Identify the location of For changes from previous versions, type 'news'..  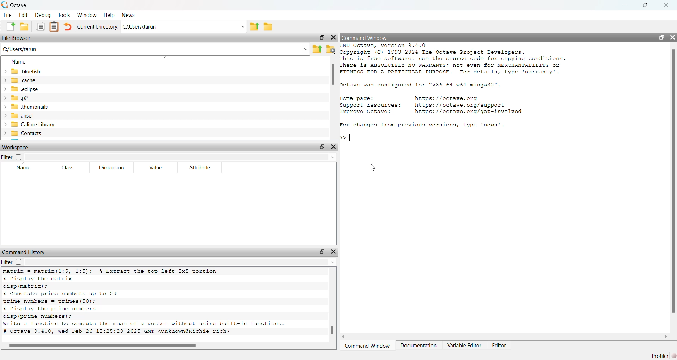
(422, 125).